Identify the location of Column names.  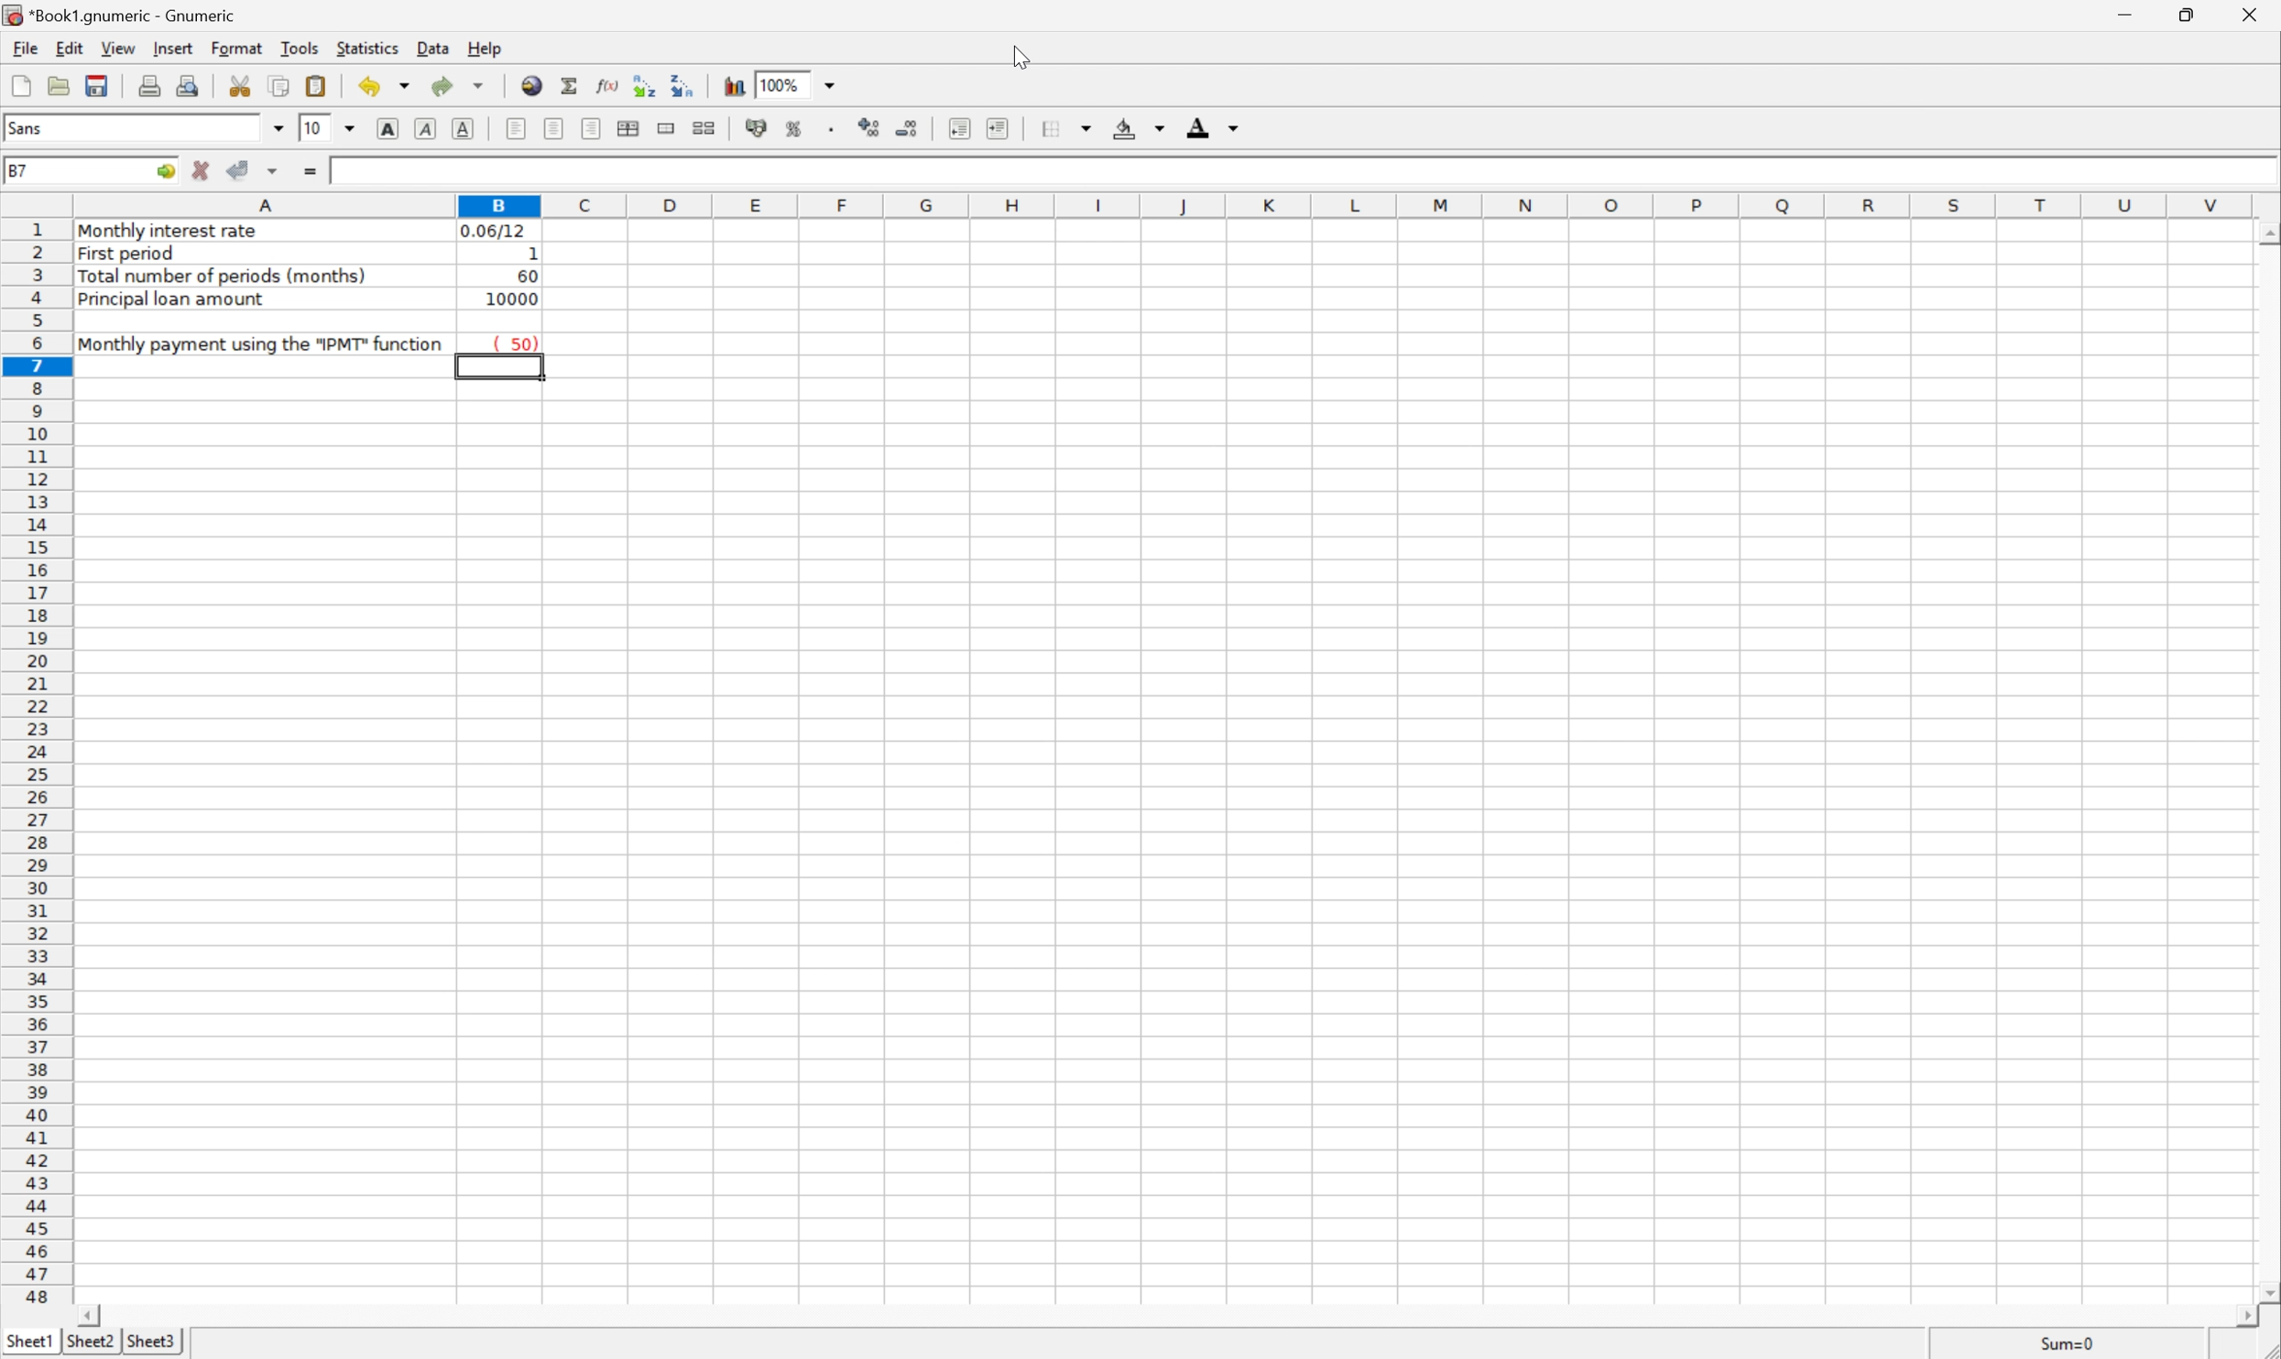
(1162, 208).